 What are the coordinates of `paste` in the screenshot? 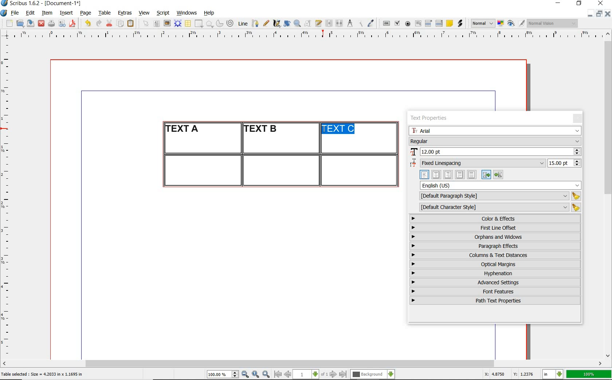 It's located at (132, 24).